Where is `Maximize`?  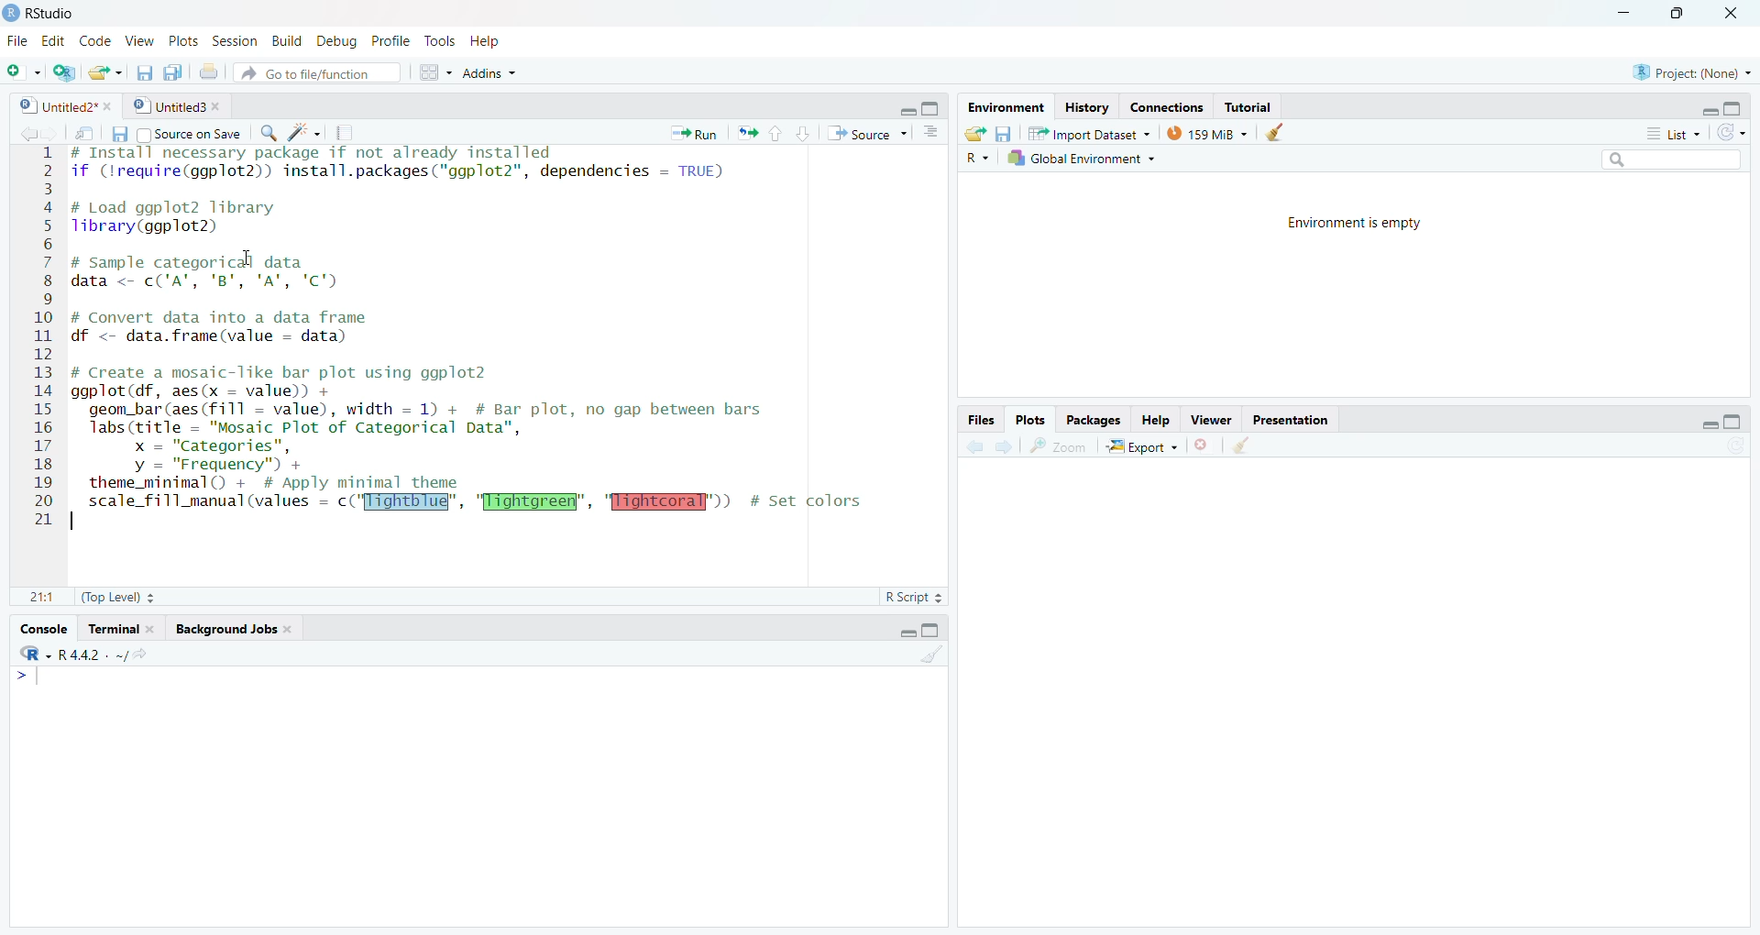 Maximize is located at coordinates (1734, 423).